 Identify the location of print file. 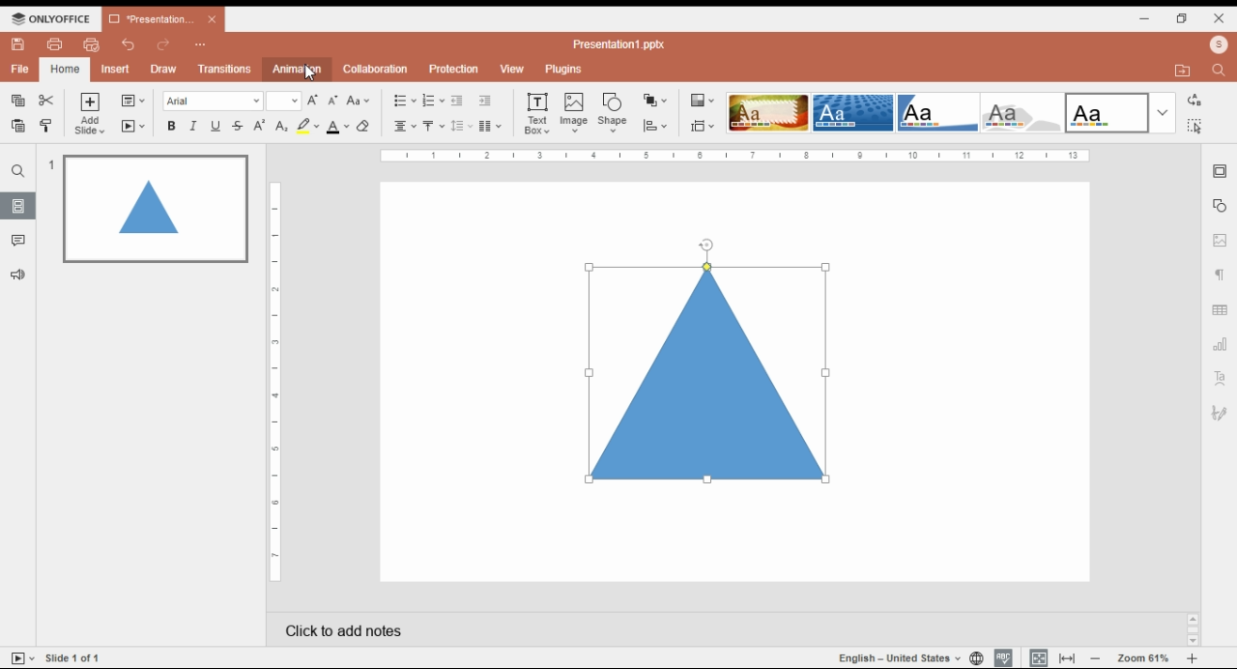
(58, 45).